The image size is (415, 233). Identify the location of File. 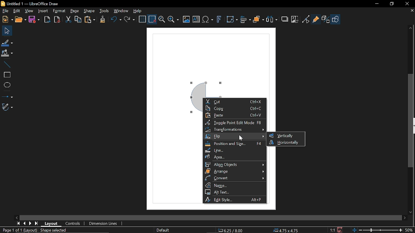
(5, 11).